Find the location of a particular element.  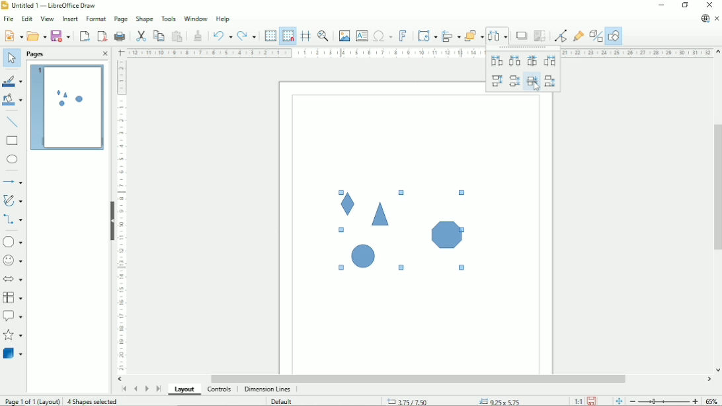

Horizontally spacing is located at coordinates (532, 60).